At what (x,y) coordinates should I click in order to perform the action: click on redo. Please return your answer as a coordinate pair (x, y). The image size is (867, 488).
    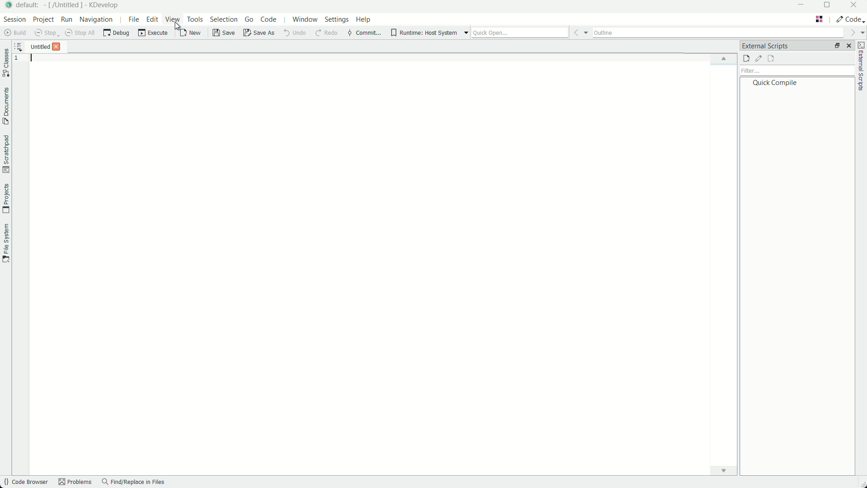
    Looking at the image, I should click on (327, 33).